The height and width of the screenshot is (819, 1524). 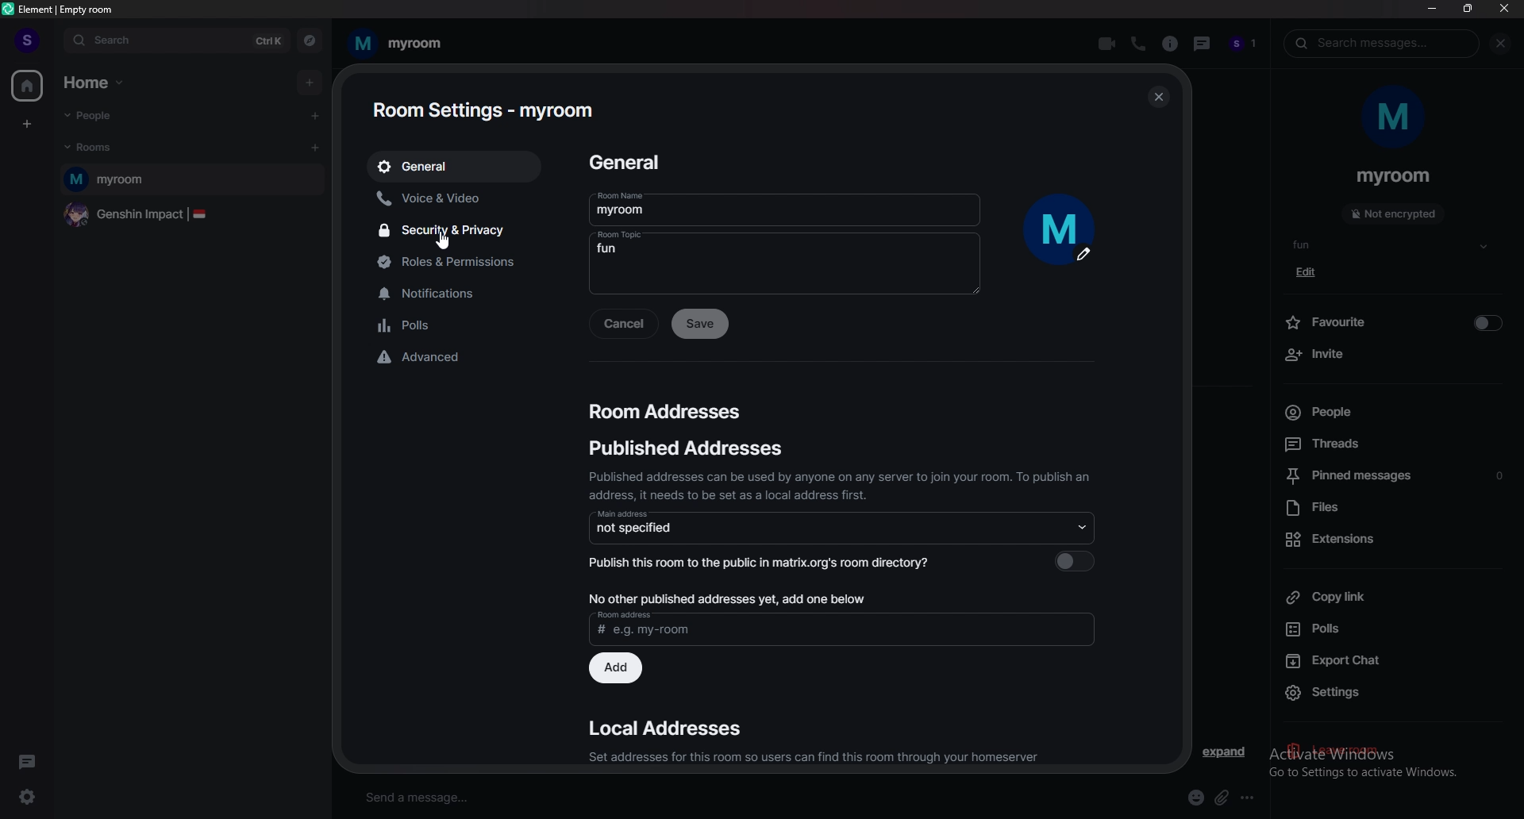 What do you see at coordinates (1389, 597) in the screenshot?
I see `copy link` at bounding box center [1389, 597].